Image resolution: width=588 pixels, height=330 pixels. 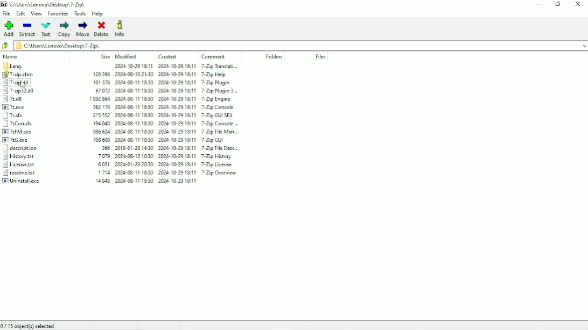 What do you see at coordinates (116, 75) in the screenshot?
I see `7-zip.chm` at bounding box center [116, 75].